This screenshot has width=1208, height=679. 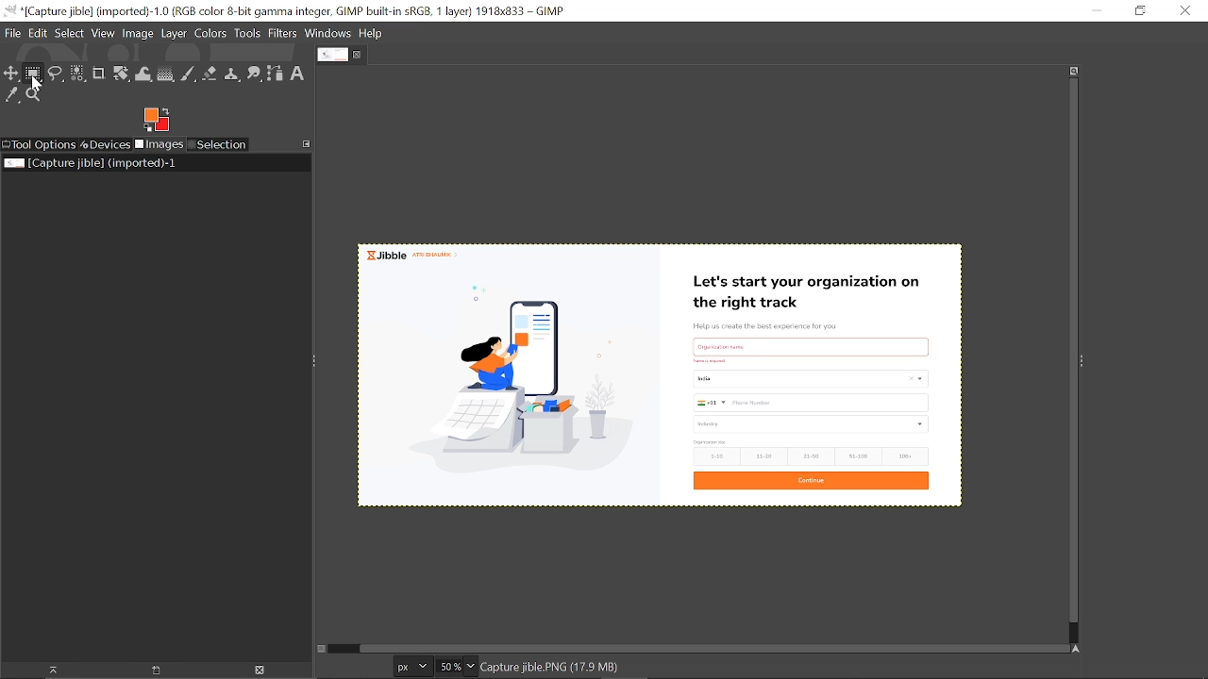 What do you see at coordinates (104, 33) in the screenshot?
I see `View` at bounding box center [104, 33].